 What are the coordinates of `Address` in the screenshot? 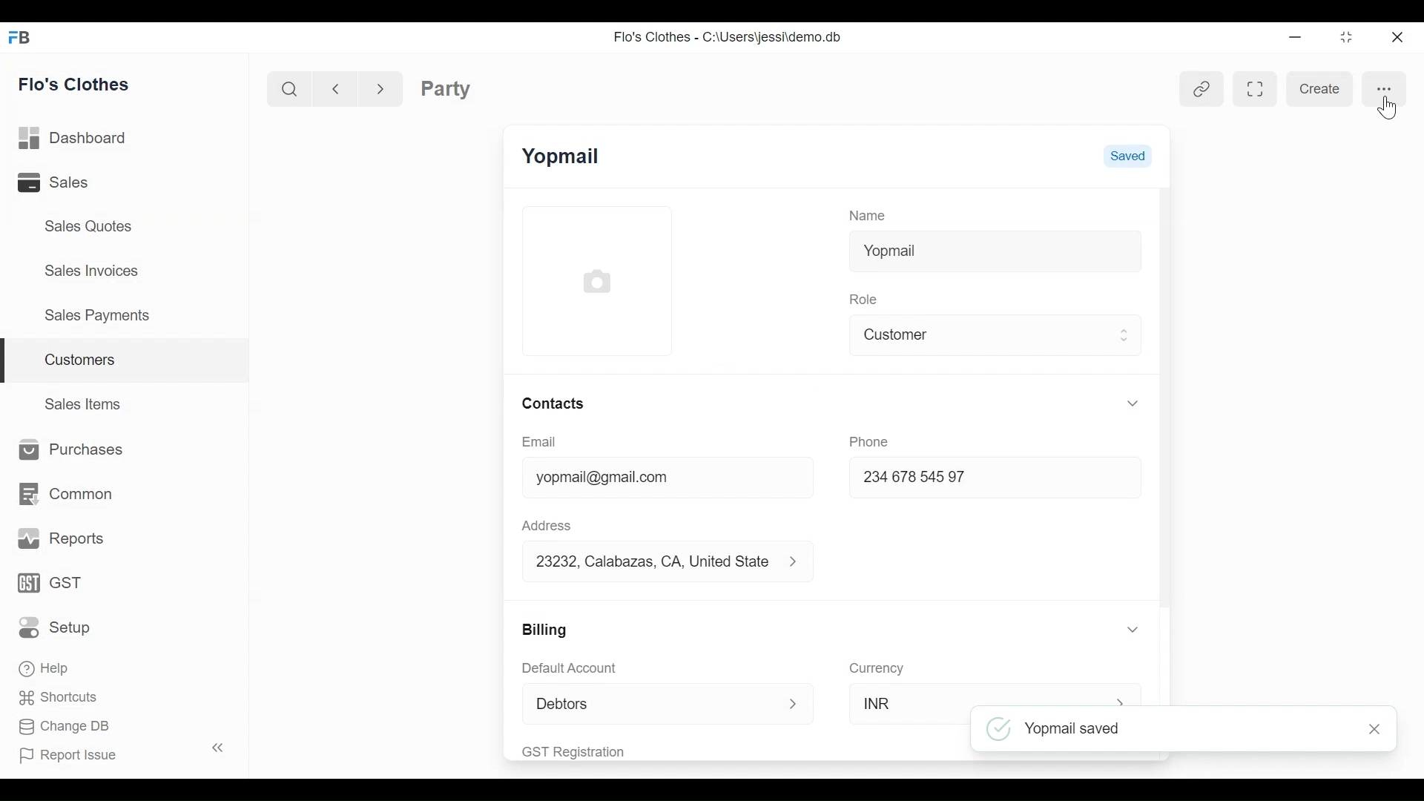 It's located at (546, 525).